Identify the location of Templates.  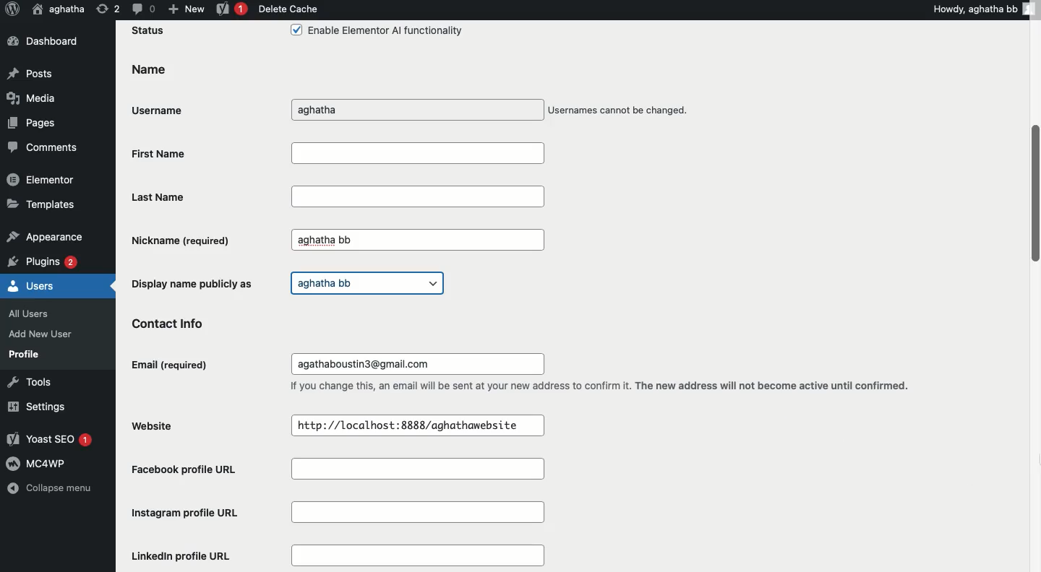
(42, 203).